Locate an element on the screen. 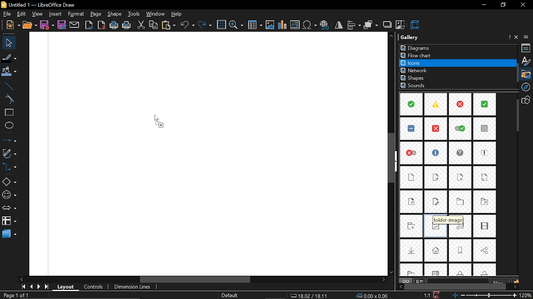 The image size is (533, 299). move left is located at coordinates (399, 287).